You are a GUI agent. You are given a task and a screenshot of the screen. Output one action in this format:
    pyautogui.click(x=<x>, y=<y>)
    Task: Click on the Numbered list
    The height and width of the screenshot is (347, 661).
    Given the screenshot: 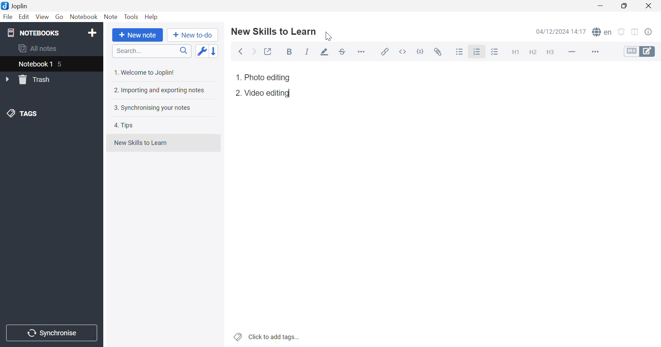 What is the action you would take?
    pyautogui.click(x=478, y=52)
    